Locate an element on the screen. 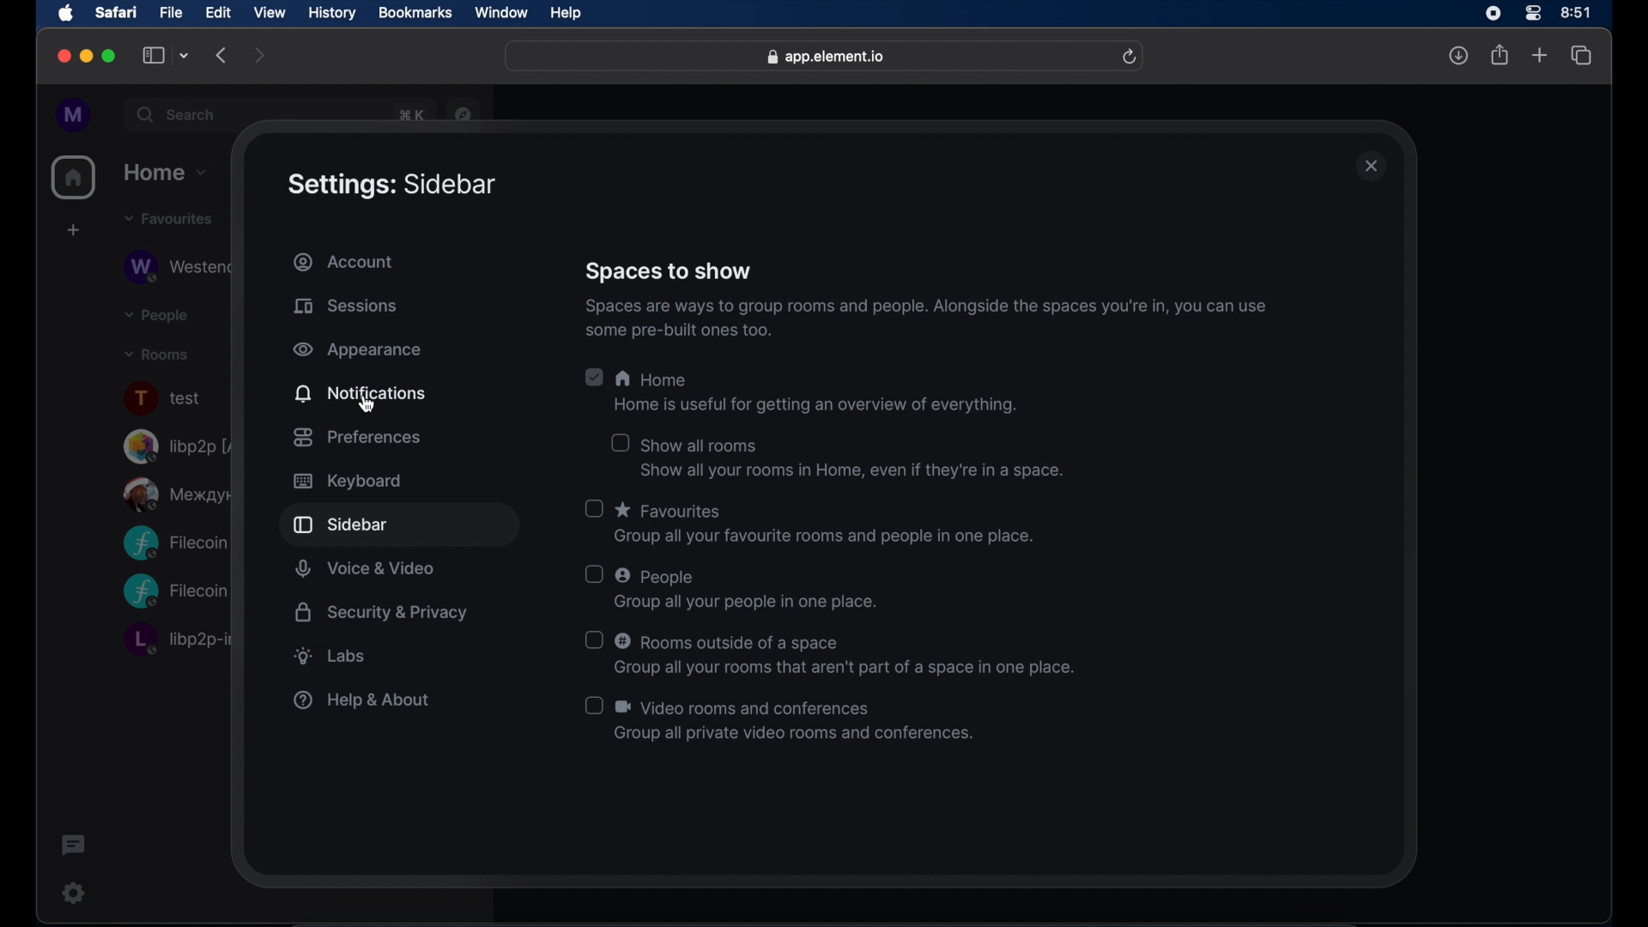 The image size is (1648, 927). view is located at coordinates (270, 13).